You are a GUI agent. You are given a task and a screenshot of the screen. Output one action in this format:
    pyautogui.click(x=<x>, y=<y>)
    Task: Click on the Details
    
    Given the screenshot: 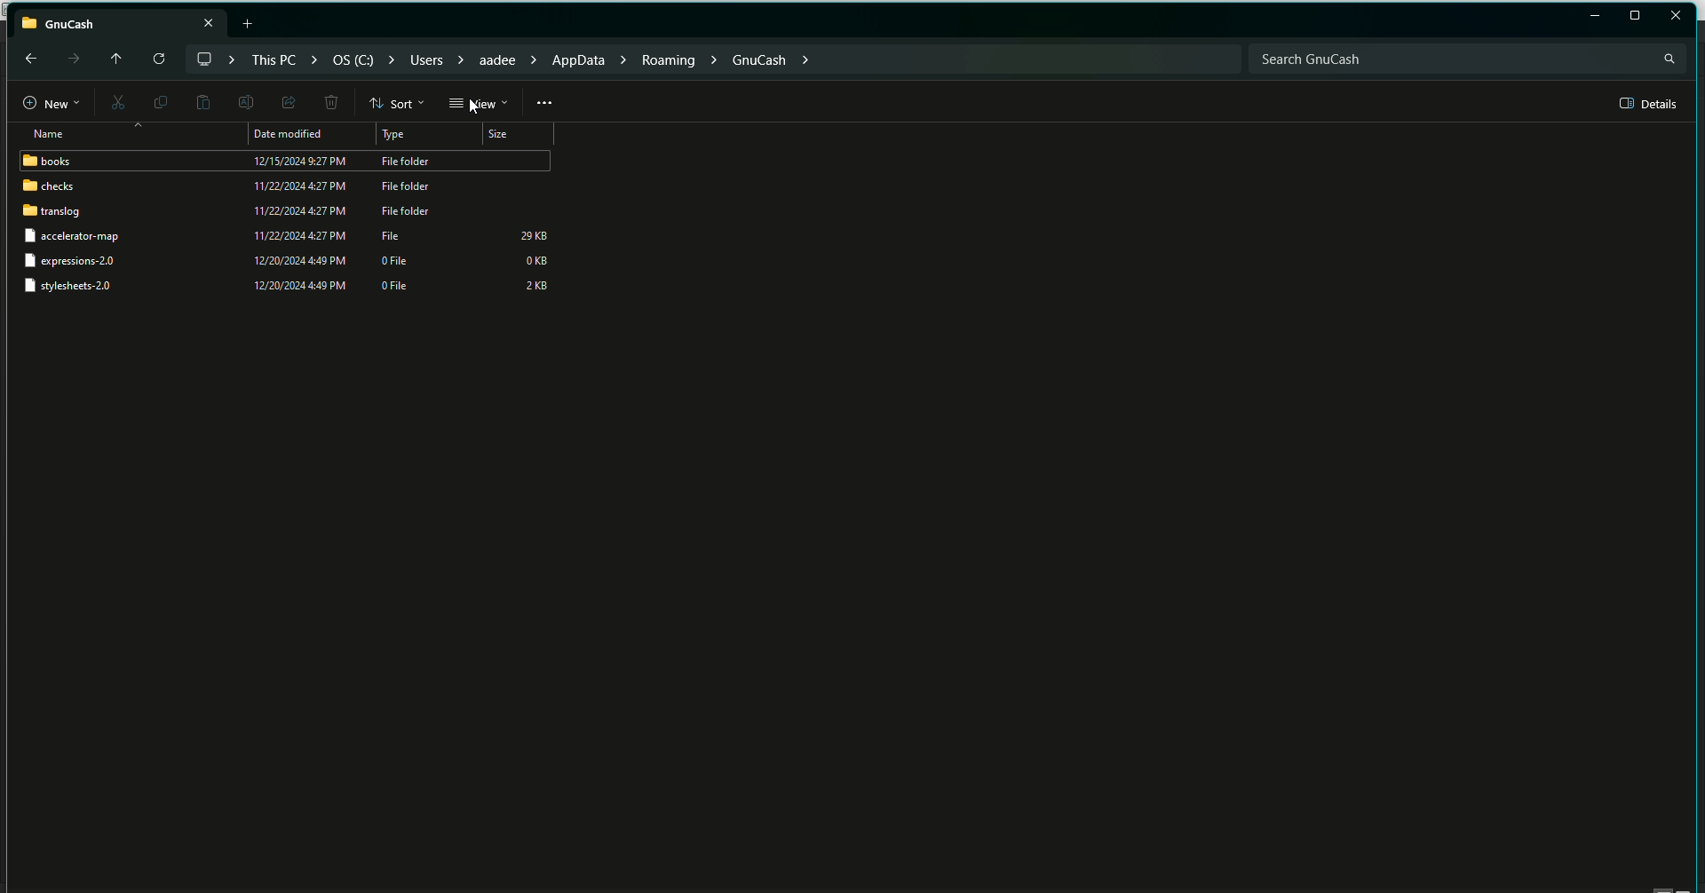 What is the action you would take?
    pyautogui.click(x=1650, y=104)
    